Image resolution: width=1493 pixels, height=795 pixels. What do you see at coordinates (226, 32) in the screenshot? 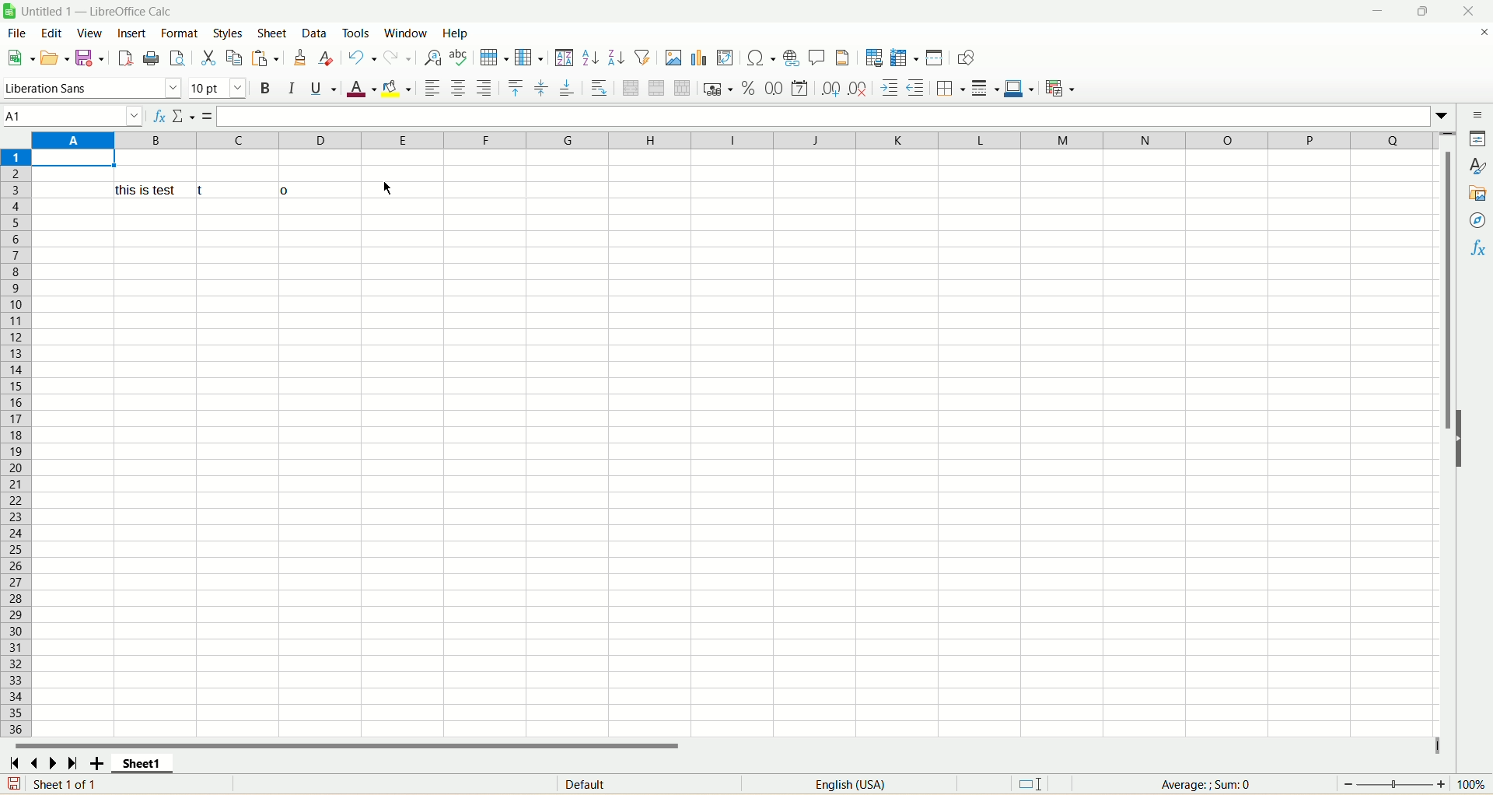
I see `styles` at bounding box center [226, 32].